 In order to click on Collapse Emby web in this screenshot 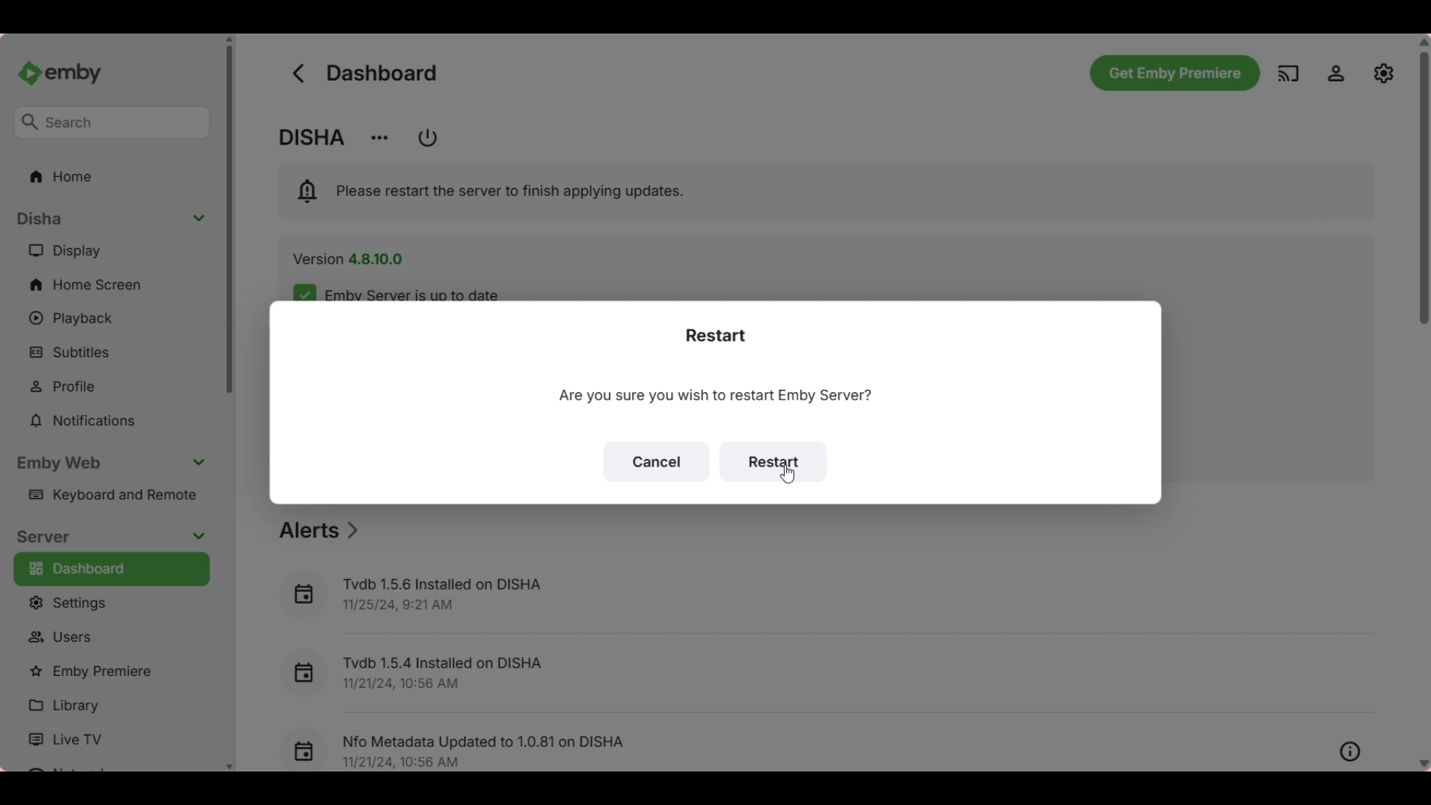, I will do `click(110, 464)`.